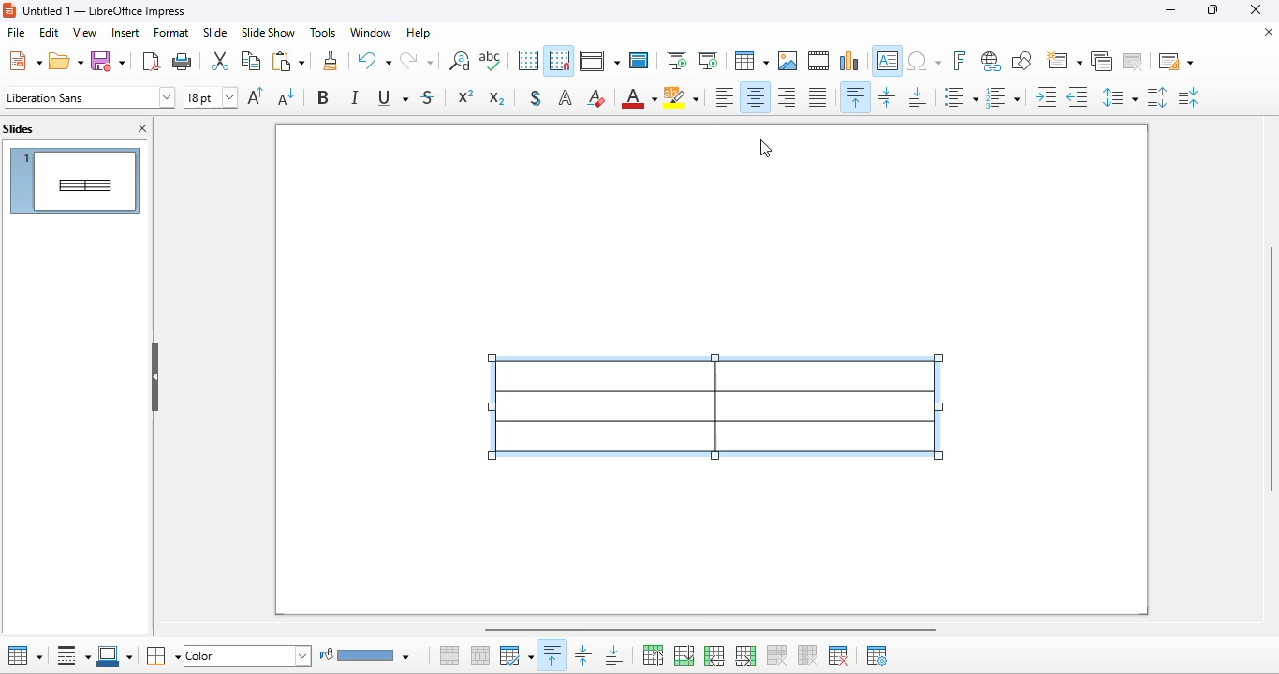  What do you see at coordinates (817, 96) in the screenshot?
I see `justified` at bounding box center [817, 96].